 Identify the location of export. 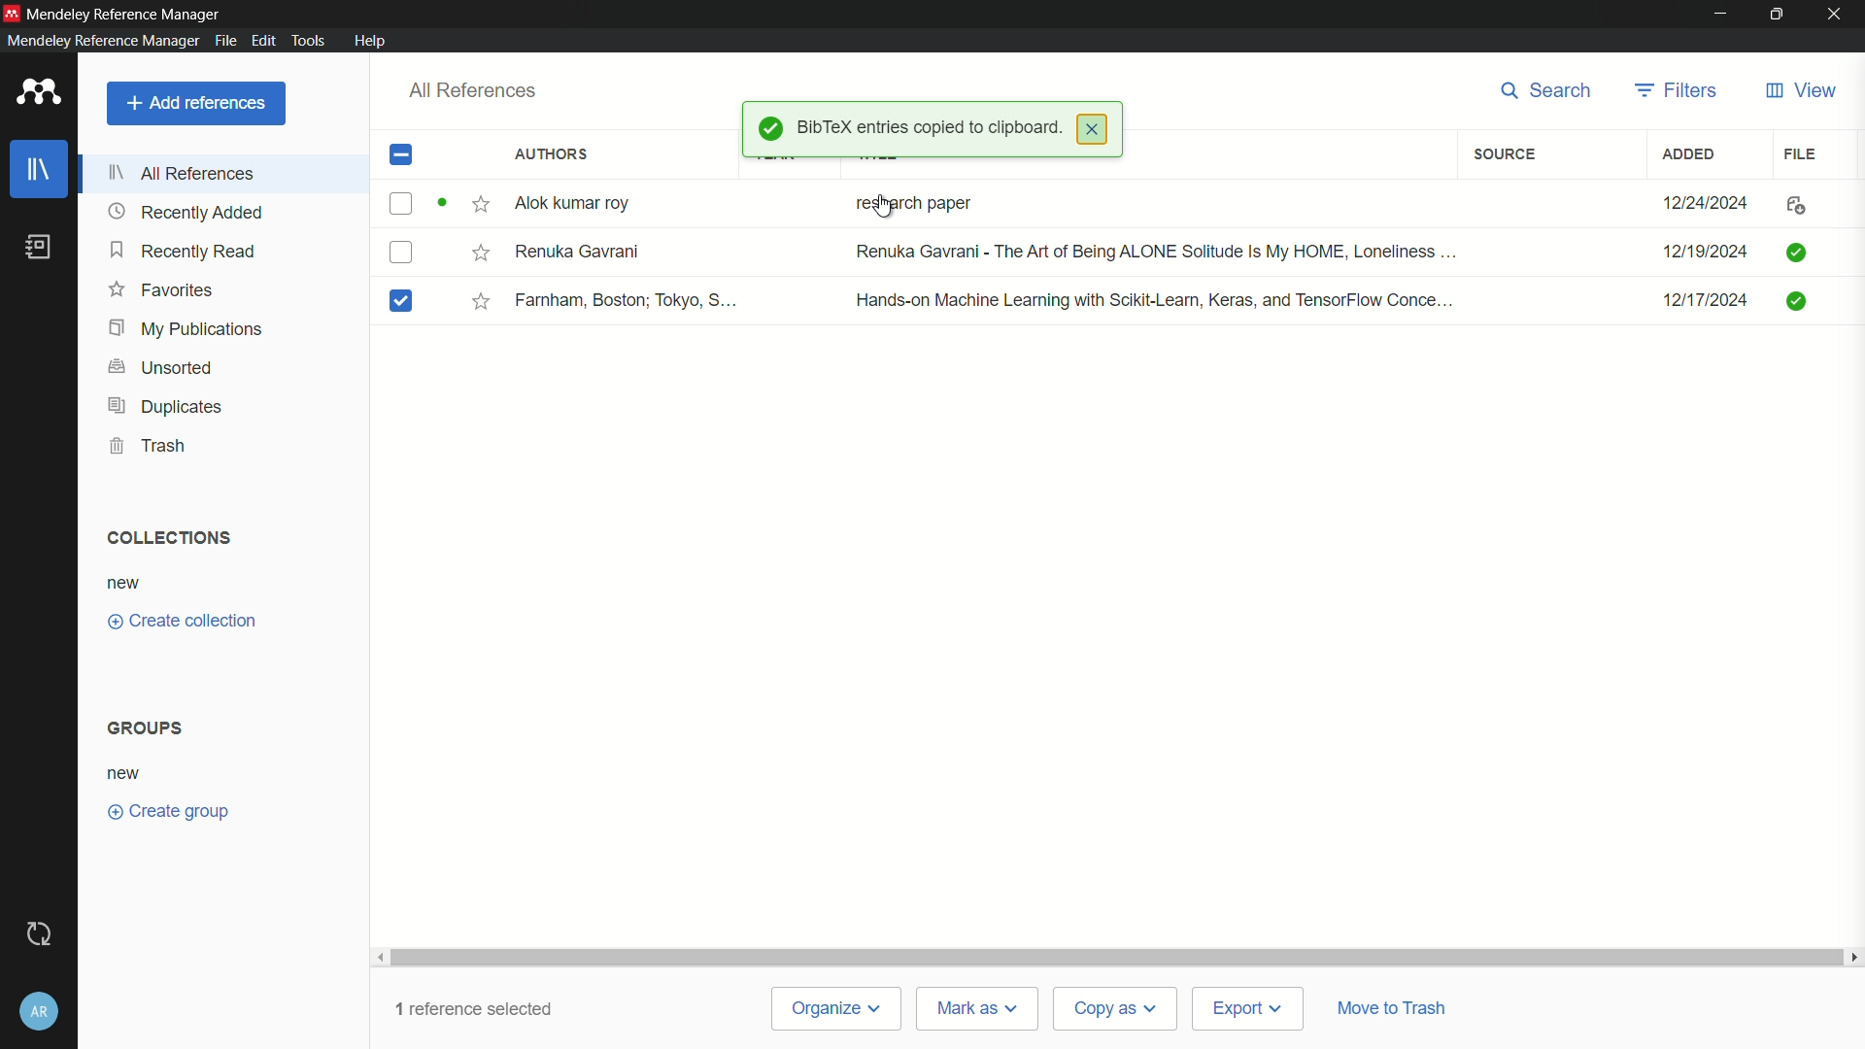
(1248, 1008).